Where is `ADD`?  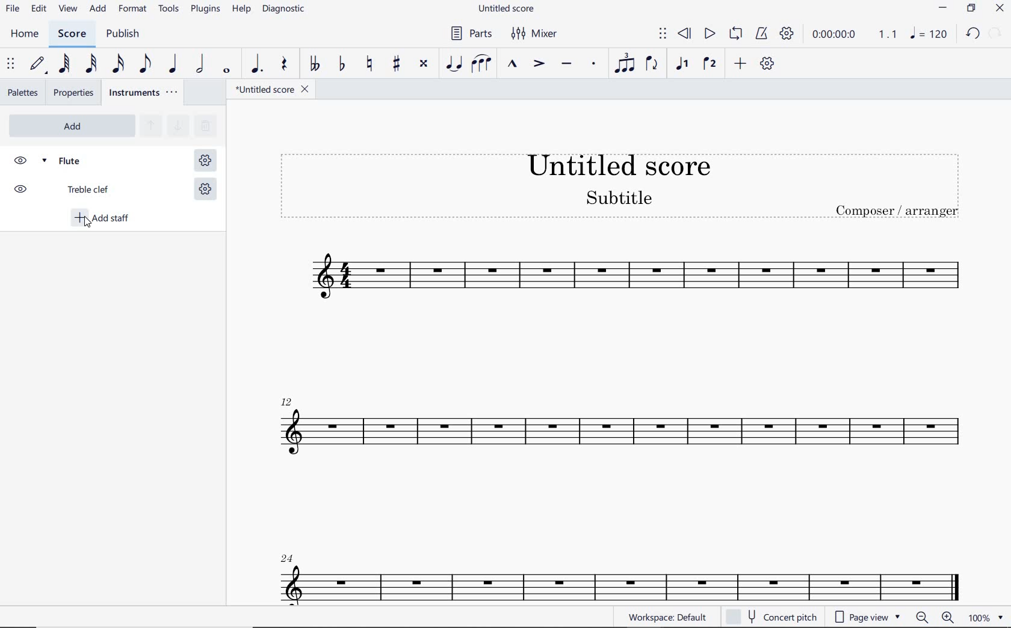 ADD is located at coordinates (72, 126).